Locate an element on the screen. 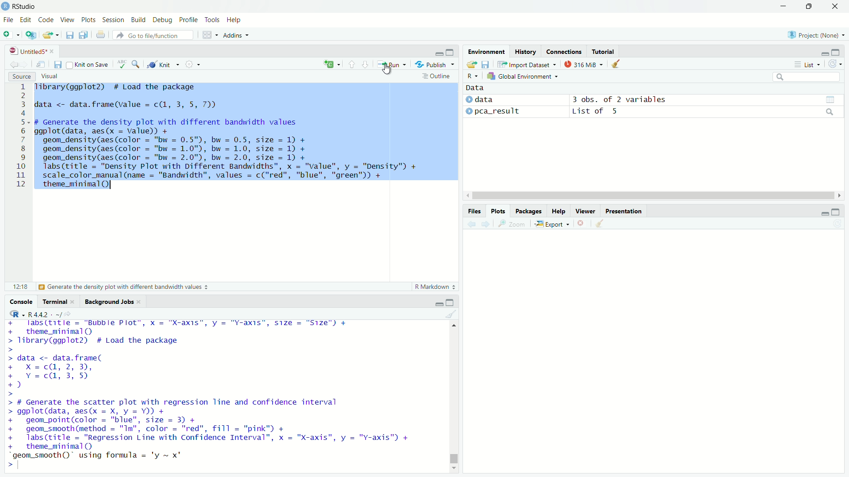  maximize is located at coordinates (836, 52).